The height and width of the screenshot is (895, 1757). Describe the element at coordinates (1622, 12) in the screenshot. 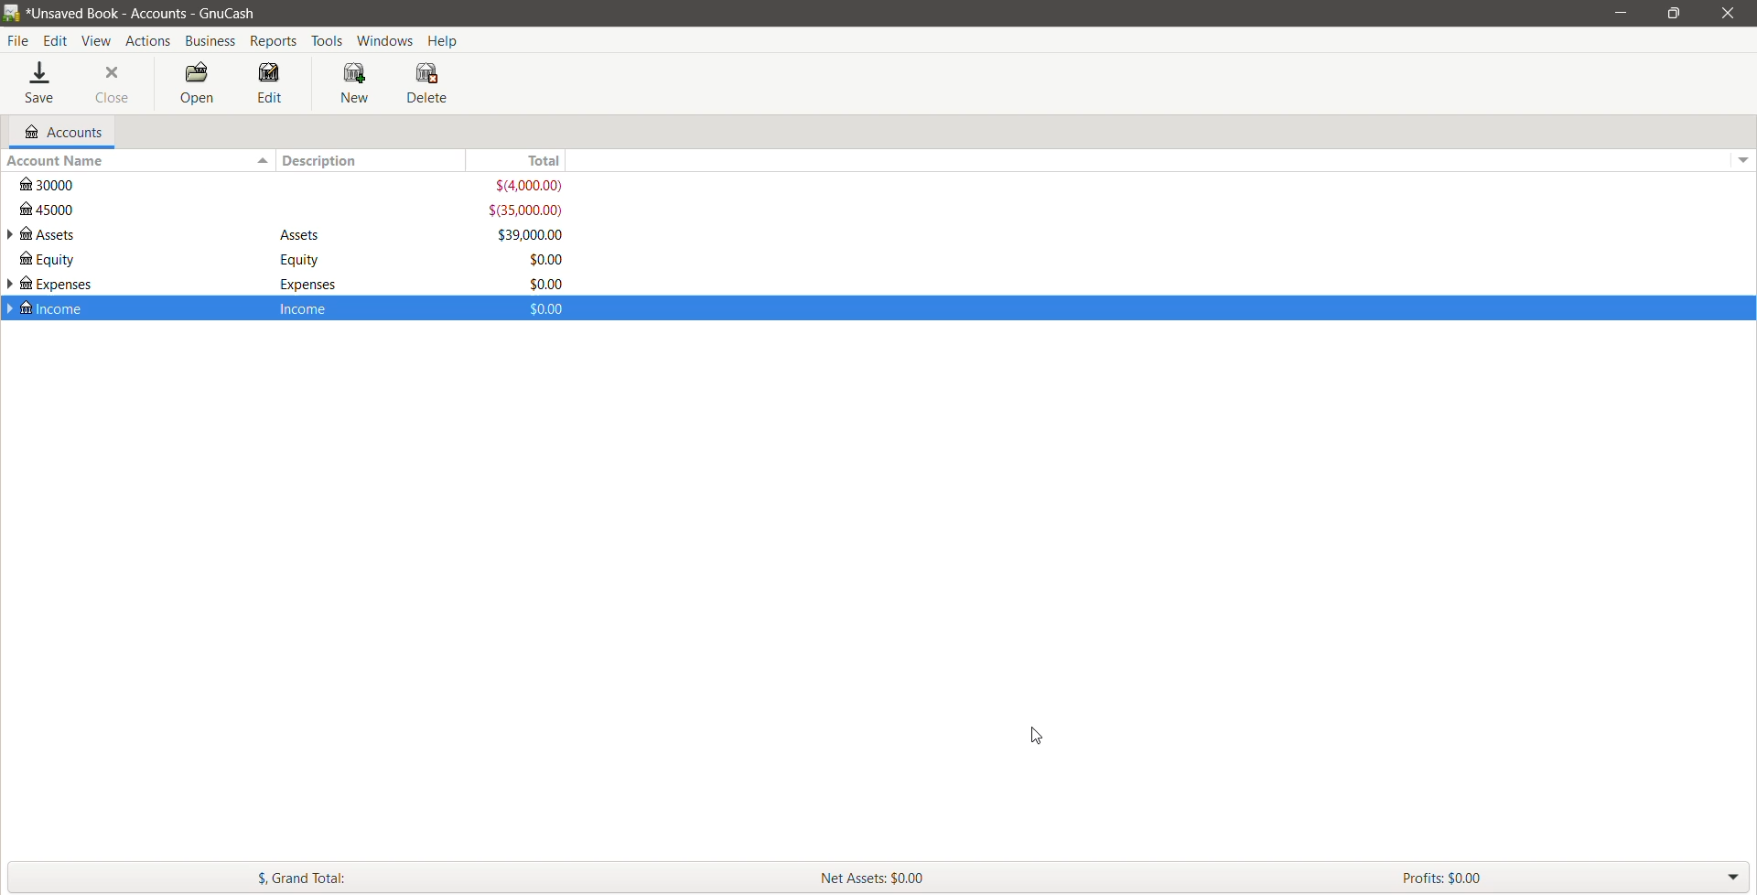

I see `Minimize` at that location.